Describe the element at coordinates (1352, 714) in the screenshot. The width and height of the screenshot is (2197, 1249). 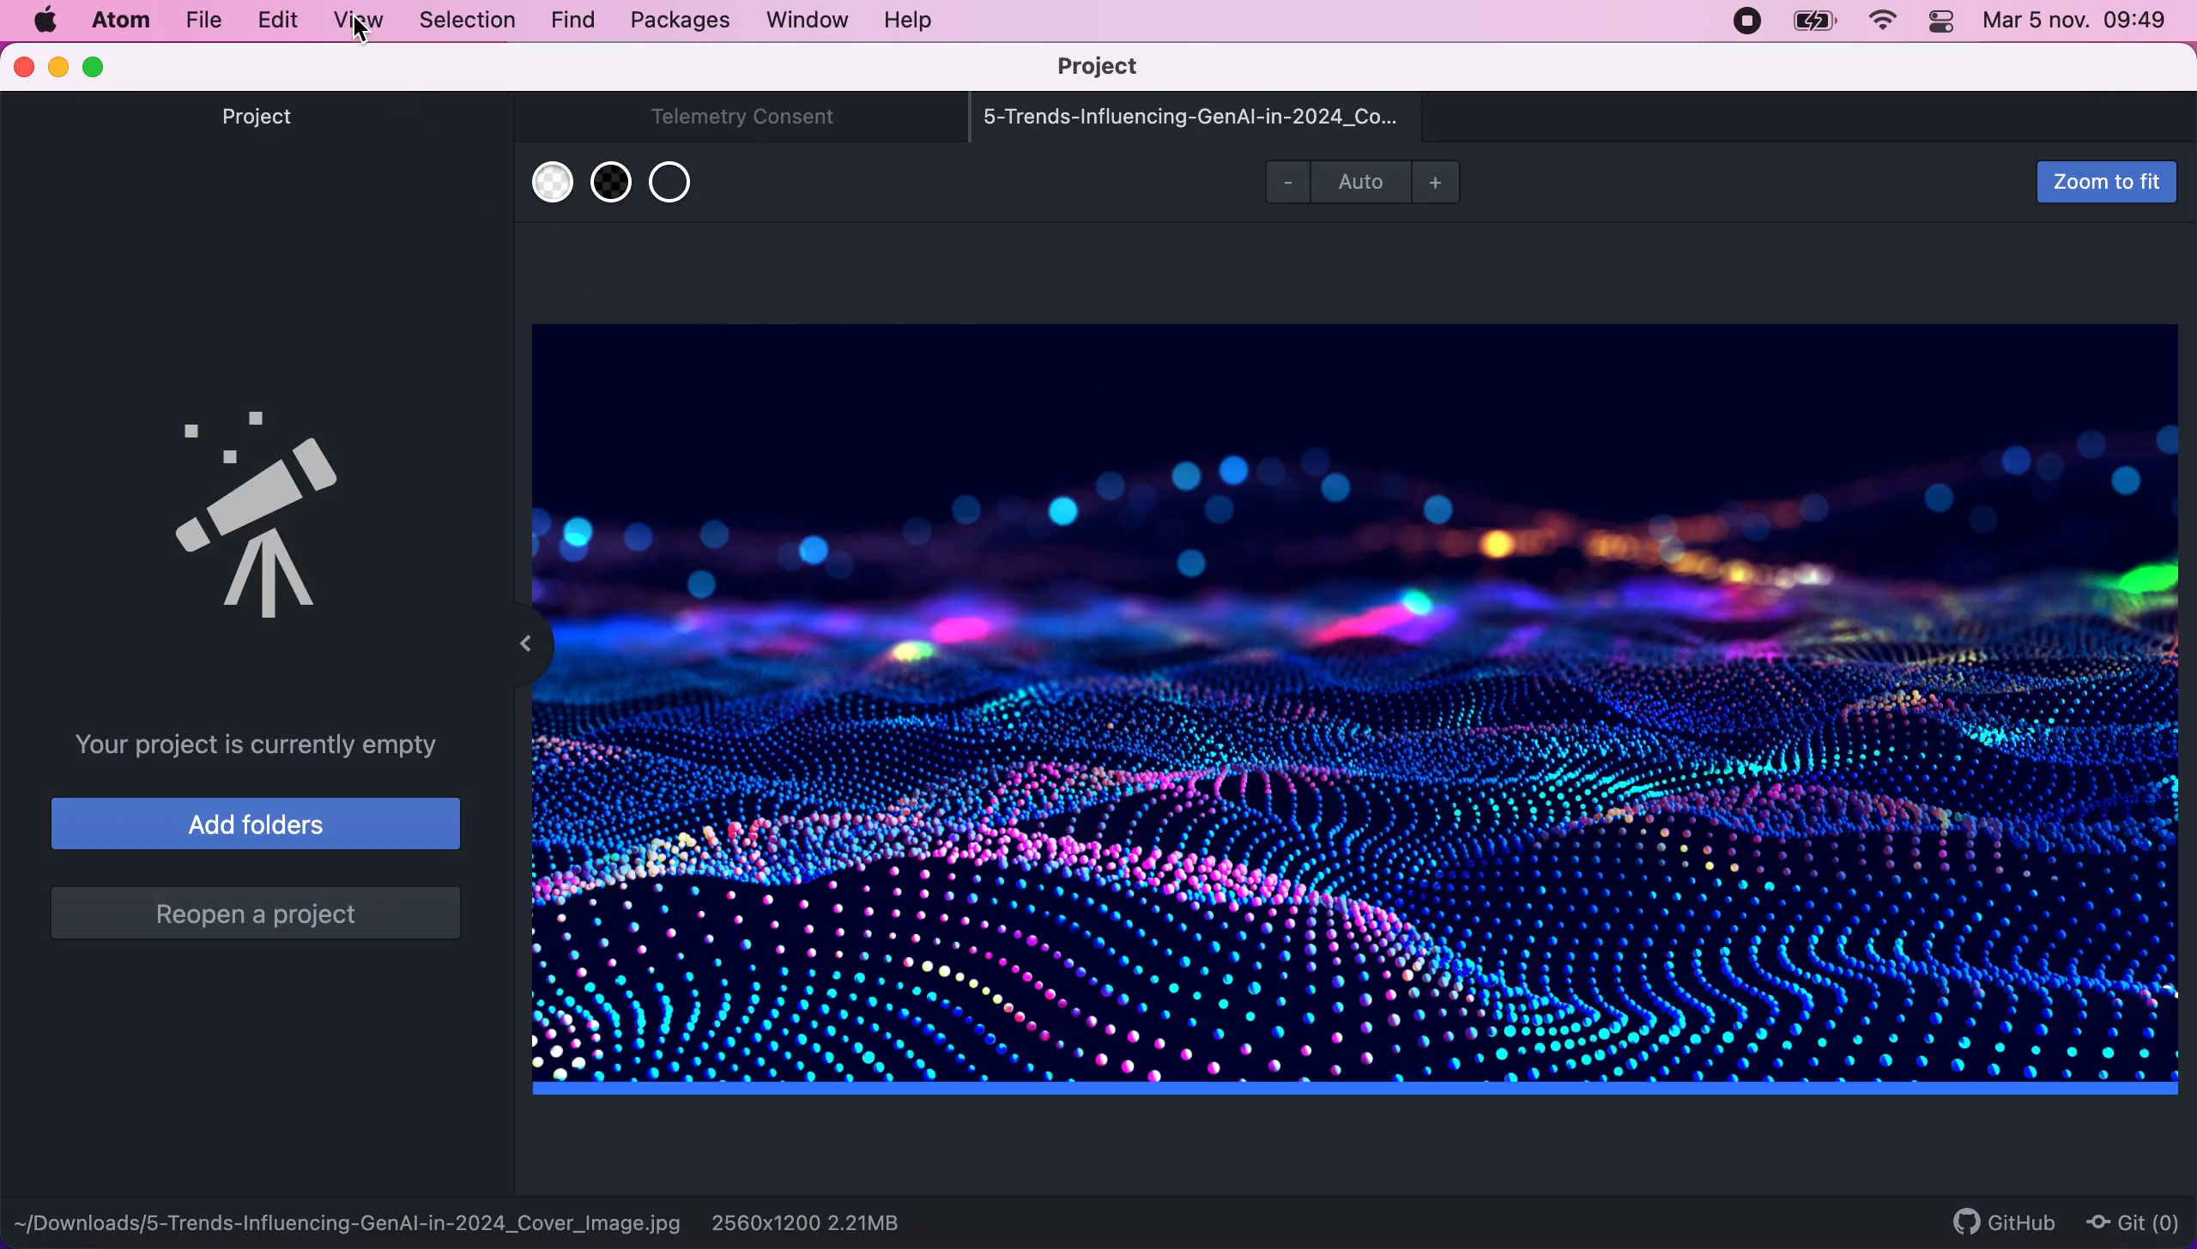
I see `file image` at that location.